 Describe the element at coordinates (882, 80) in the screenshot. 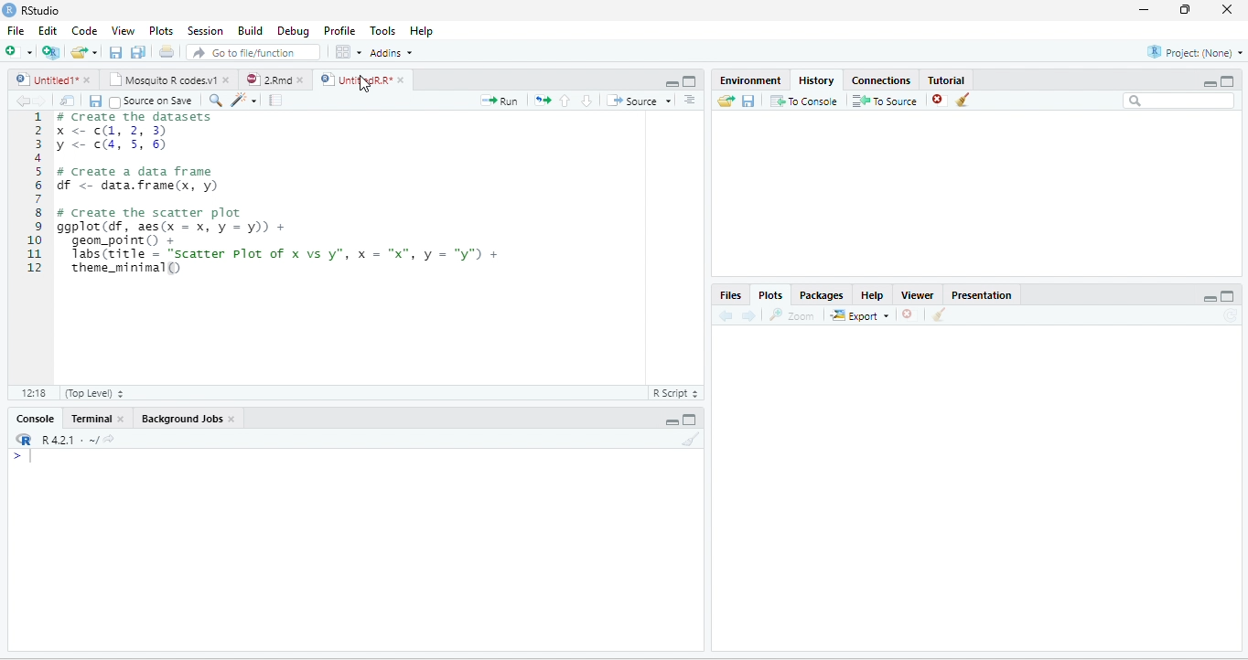

I see `Connections` at that location.